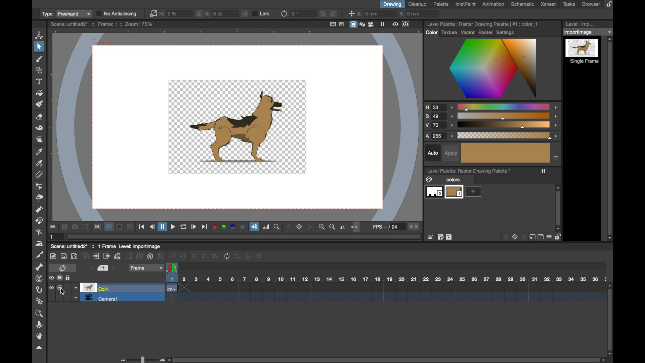 This screenshot has height=363, width=645. Describe the element at coordinates (146, 268) in the screenshot. I see `frame` at that location.